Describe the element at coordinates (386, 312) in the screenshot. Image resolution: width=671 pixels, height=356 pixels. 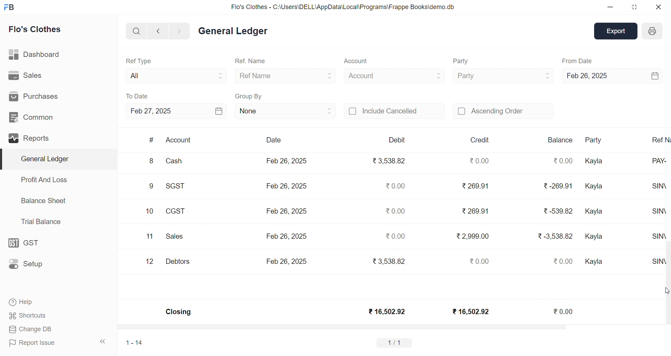
I see `₹ 16,502.92` at that location.